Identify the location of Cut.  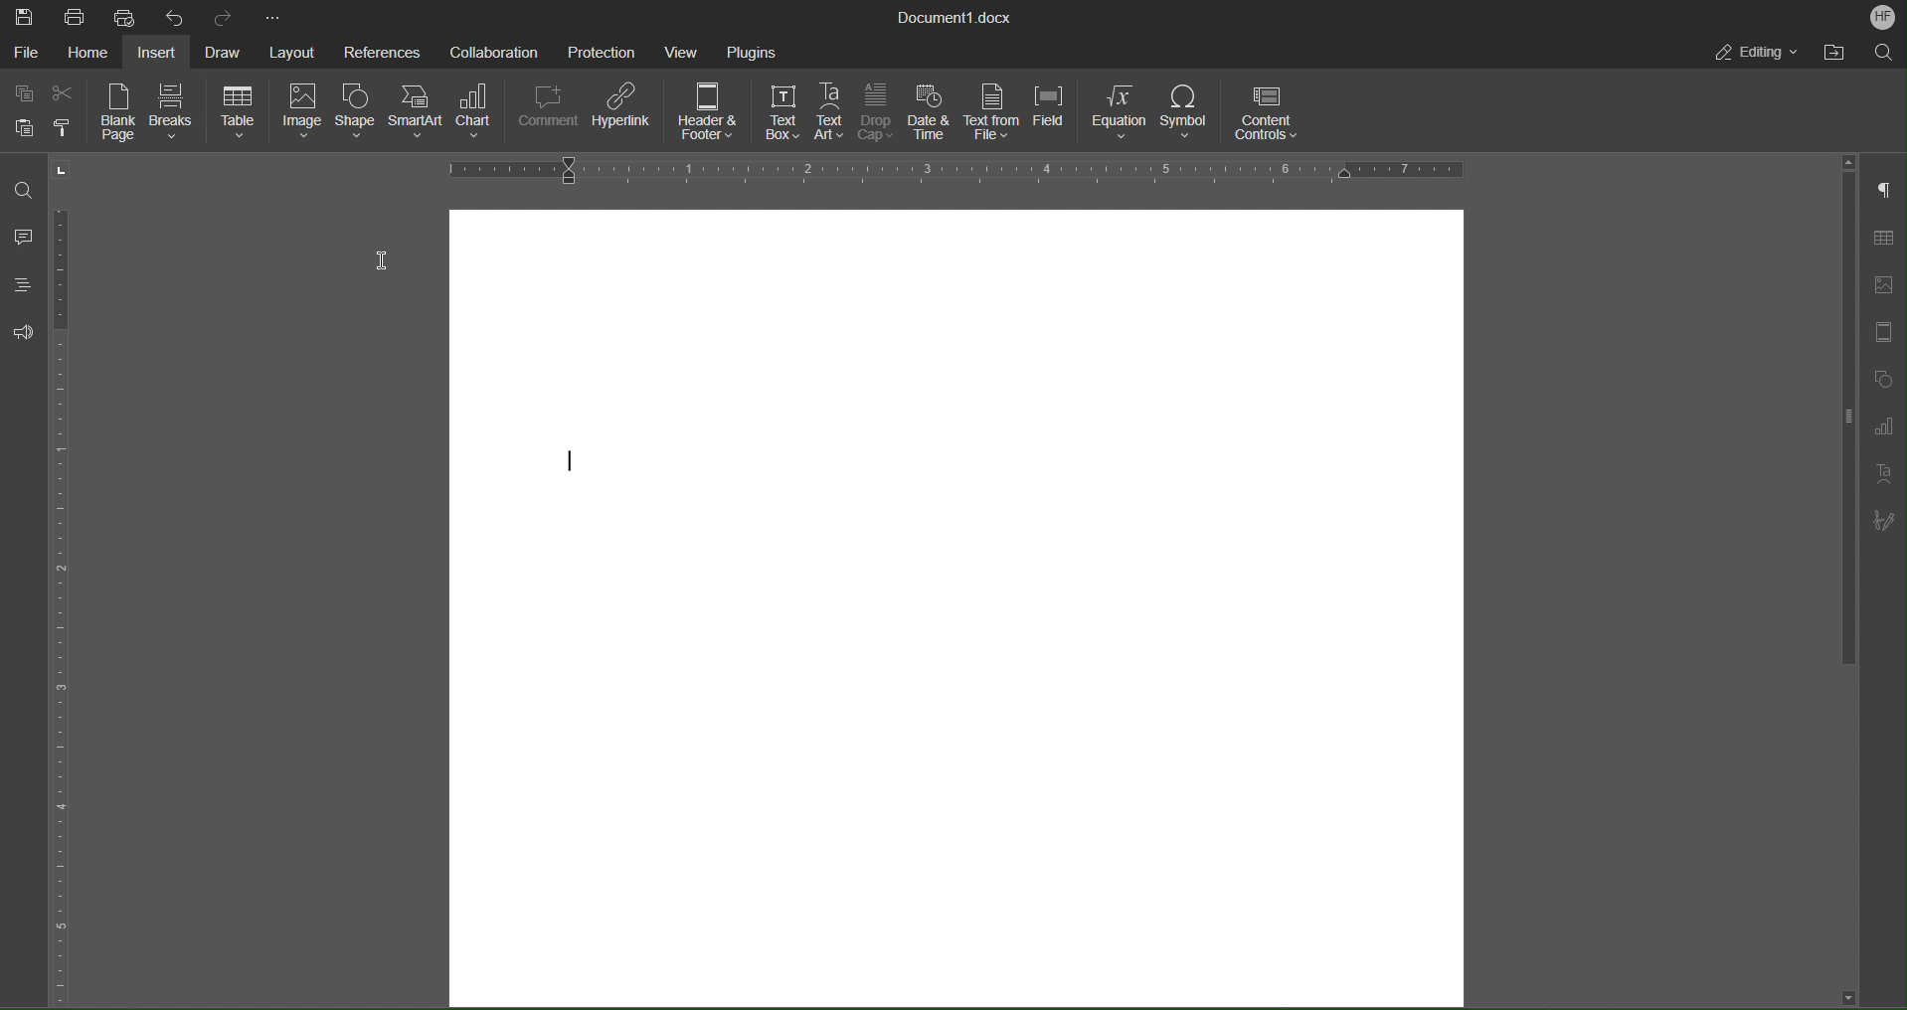
(65, 93).